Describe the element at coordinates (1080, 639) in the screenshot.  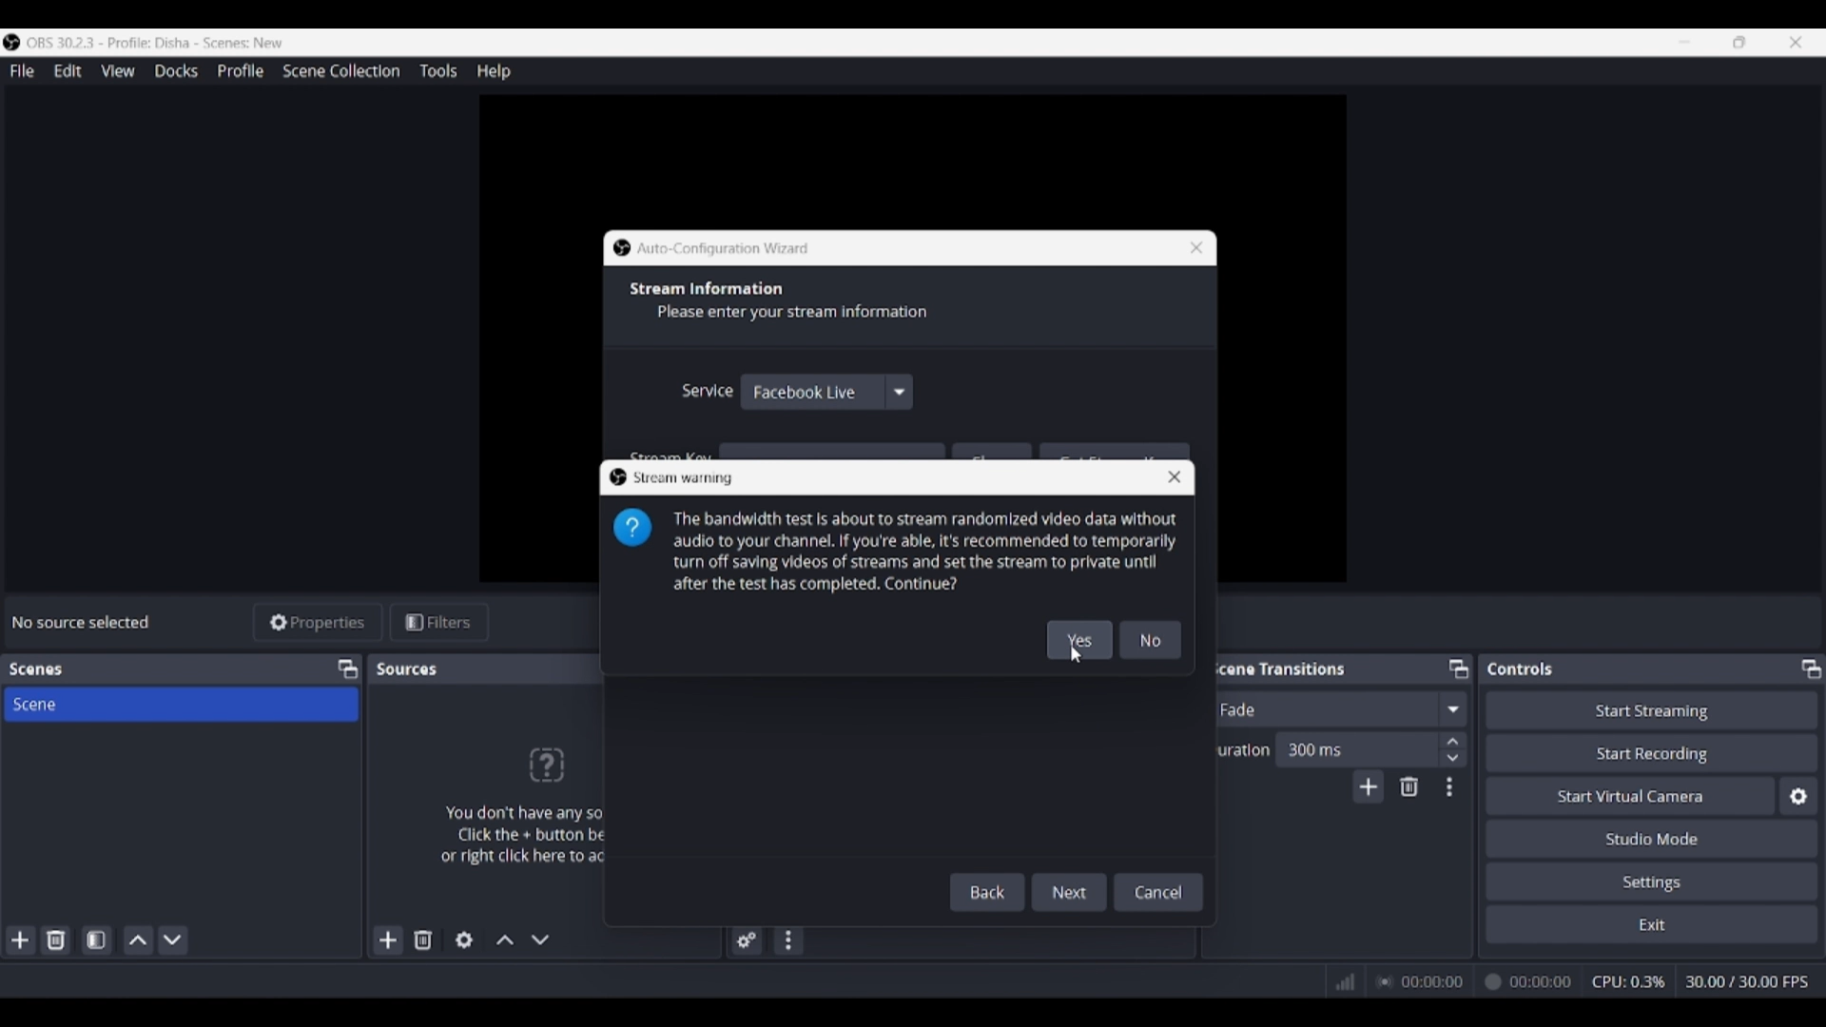
I see `Accept` at that location.